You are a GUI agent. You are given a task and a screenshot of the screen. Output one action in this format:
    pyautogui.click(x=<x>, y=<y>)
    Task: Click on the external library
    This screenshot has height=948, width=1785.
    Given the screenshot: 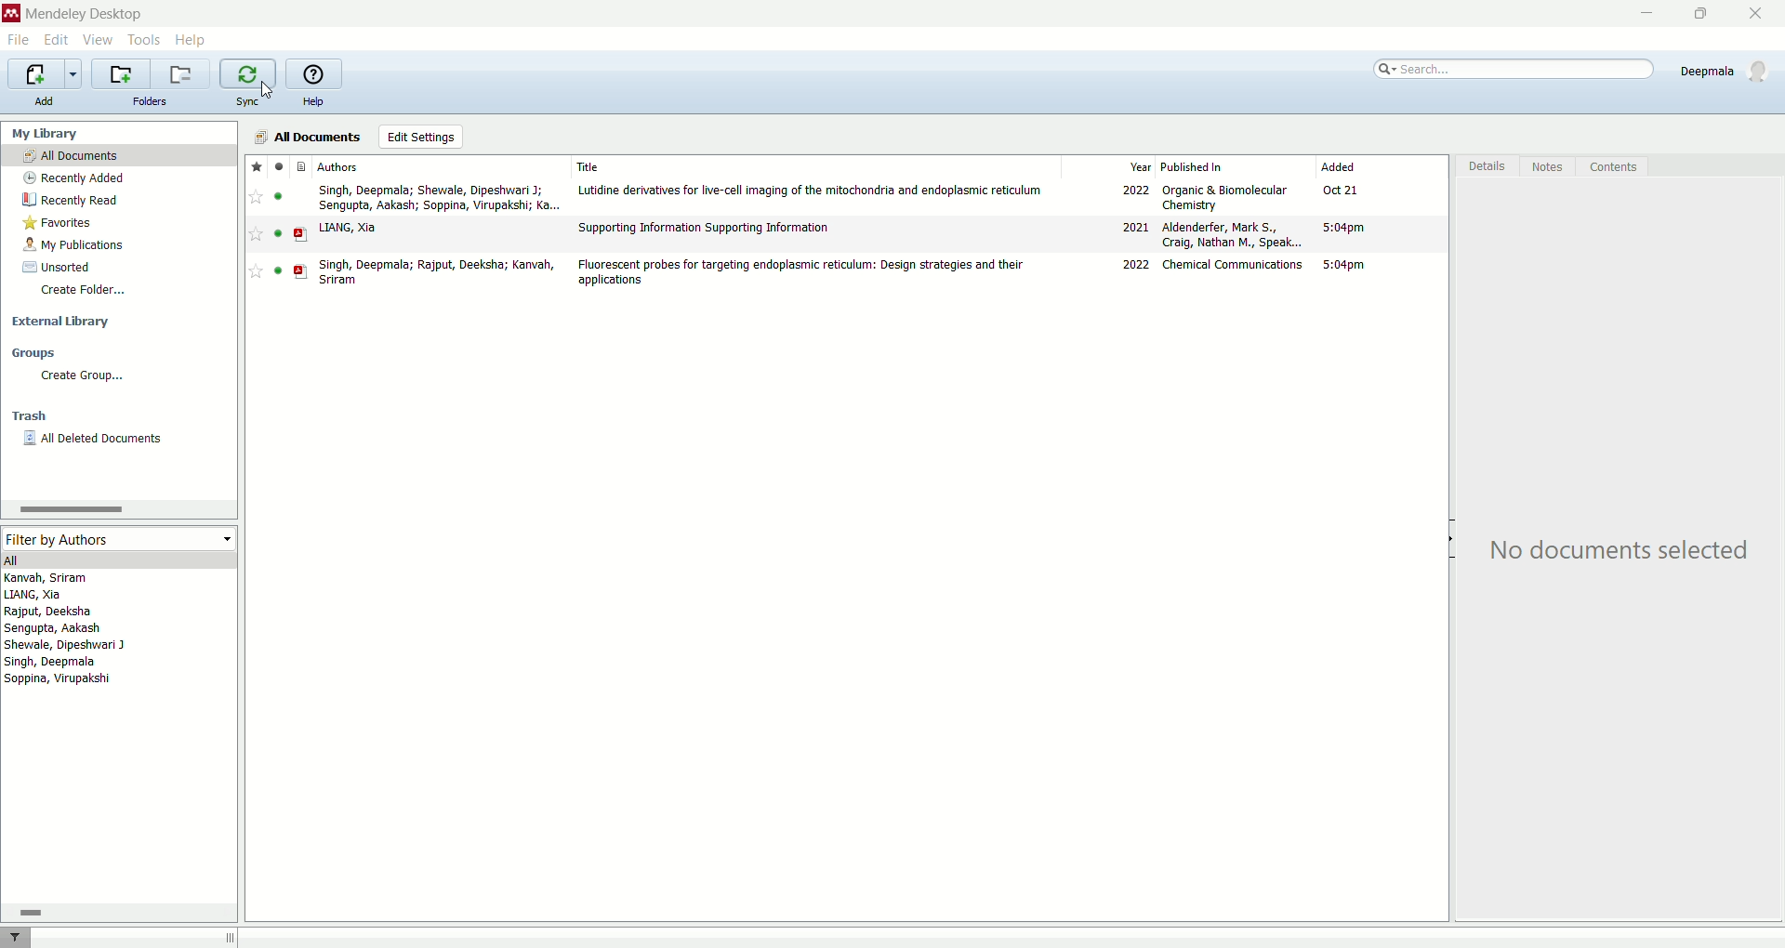 What is the action you would take?
    pyautogui.click(x=61, y=324)
    